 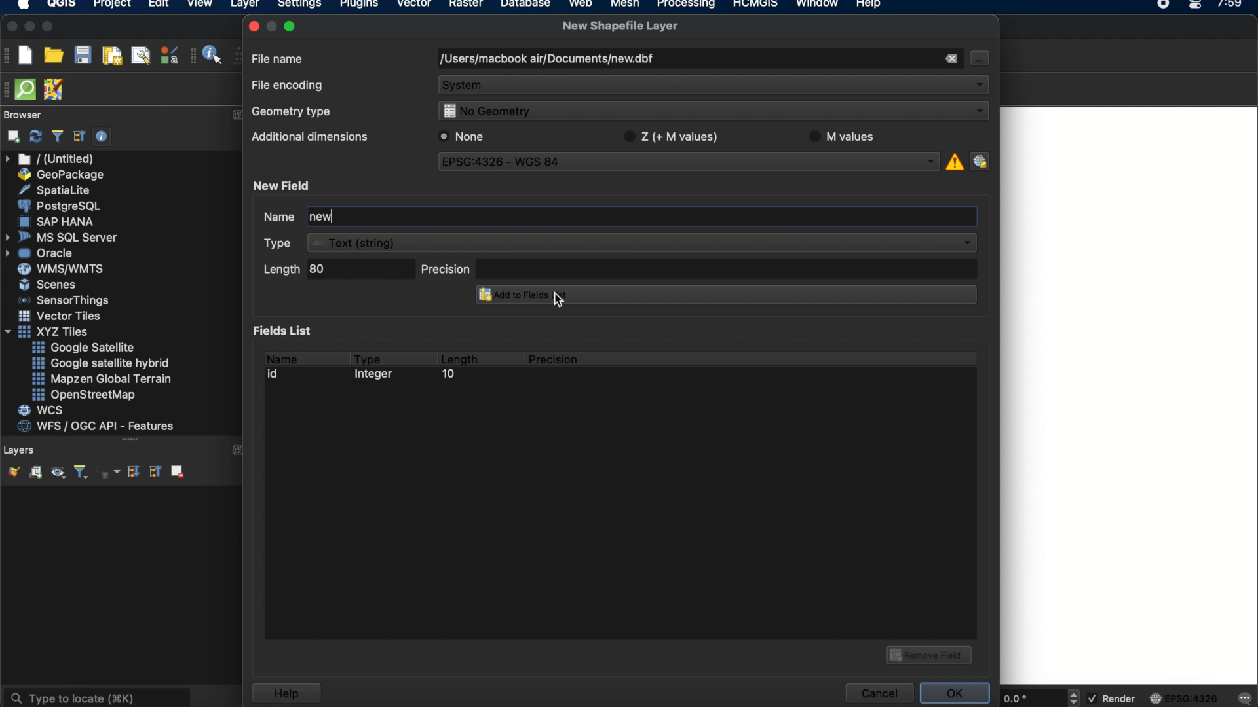 I want to click on web, so click(x=581, y=5).